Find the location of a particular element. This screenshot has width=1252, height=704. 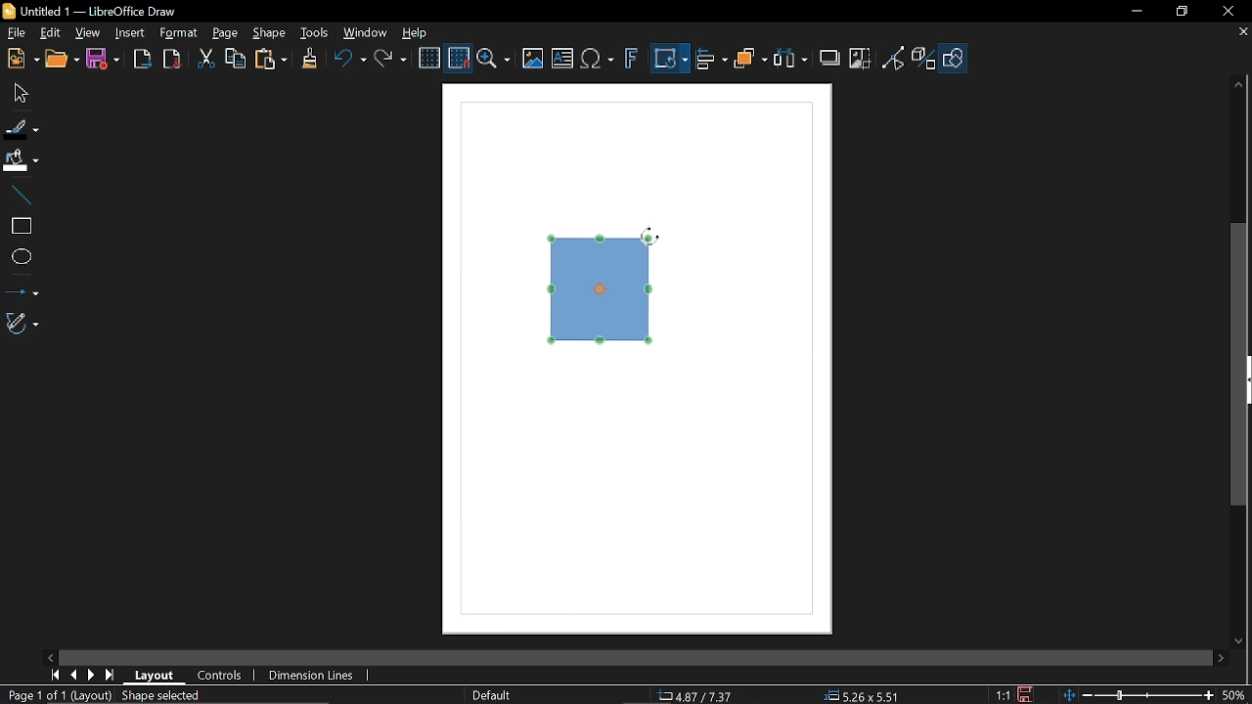

Slide master name is located at coordinates (492, 693).